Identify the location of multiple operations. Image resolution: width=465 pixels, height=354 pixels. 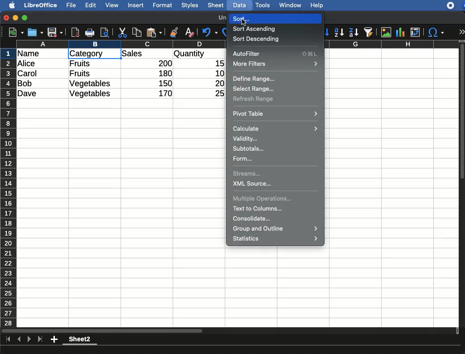
(263, 199).